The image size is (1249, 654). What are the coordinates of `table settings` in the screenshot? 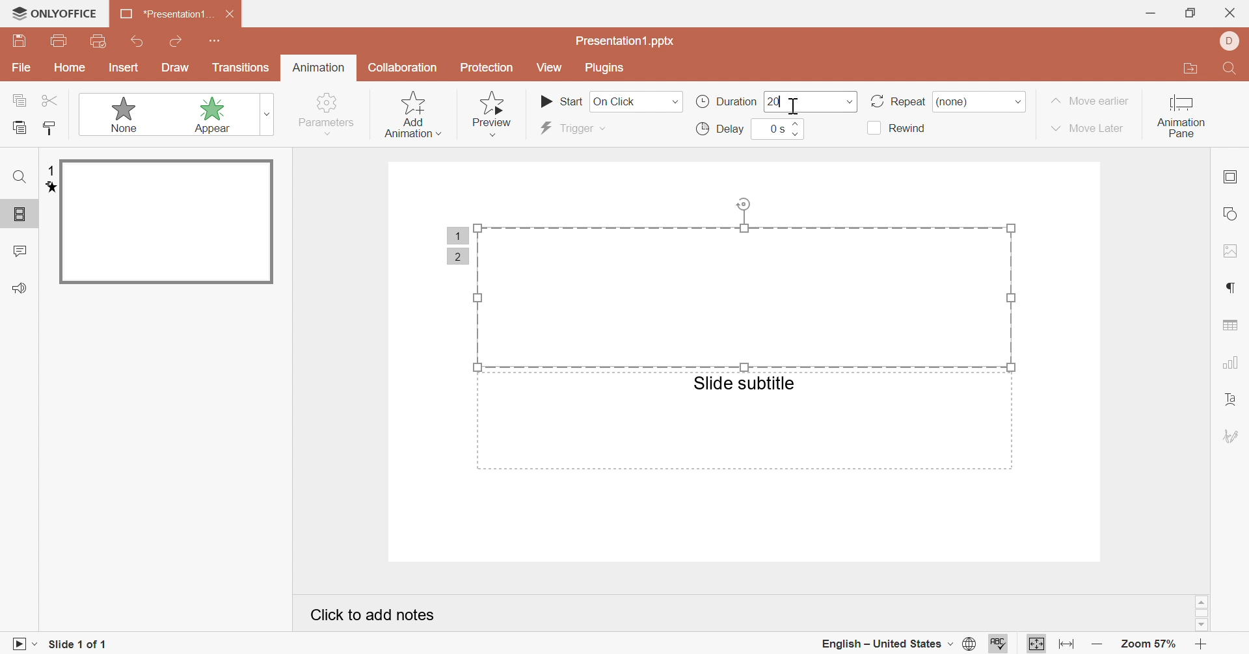 It's located at (1230, 324).